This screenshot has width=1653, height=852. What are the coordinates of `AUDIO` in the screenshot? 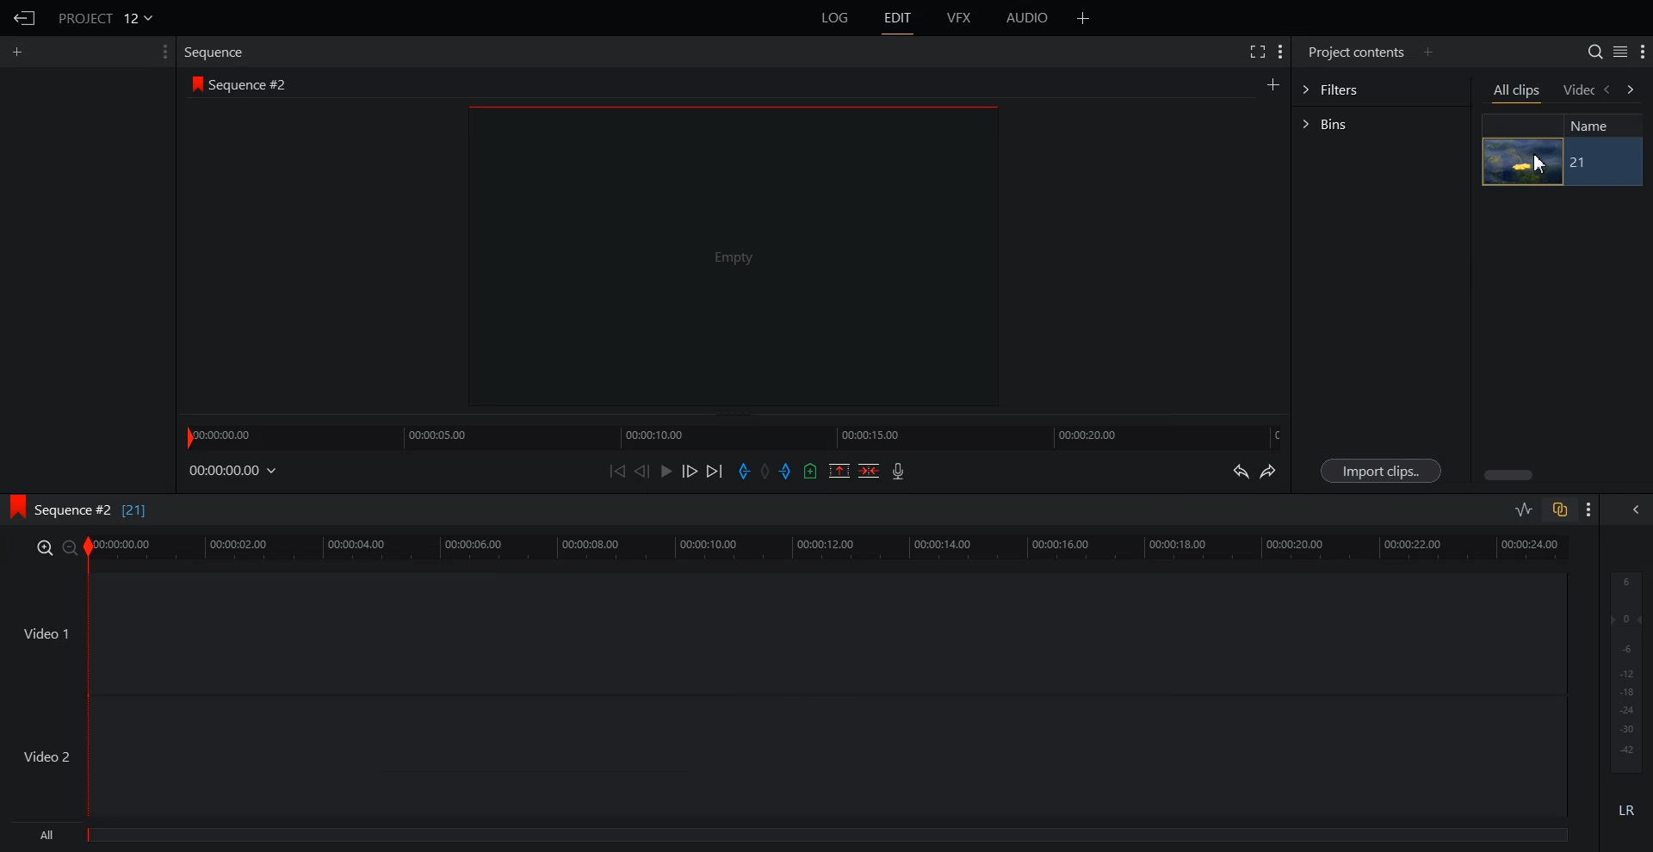 It's located at (1028, 18).